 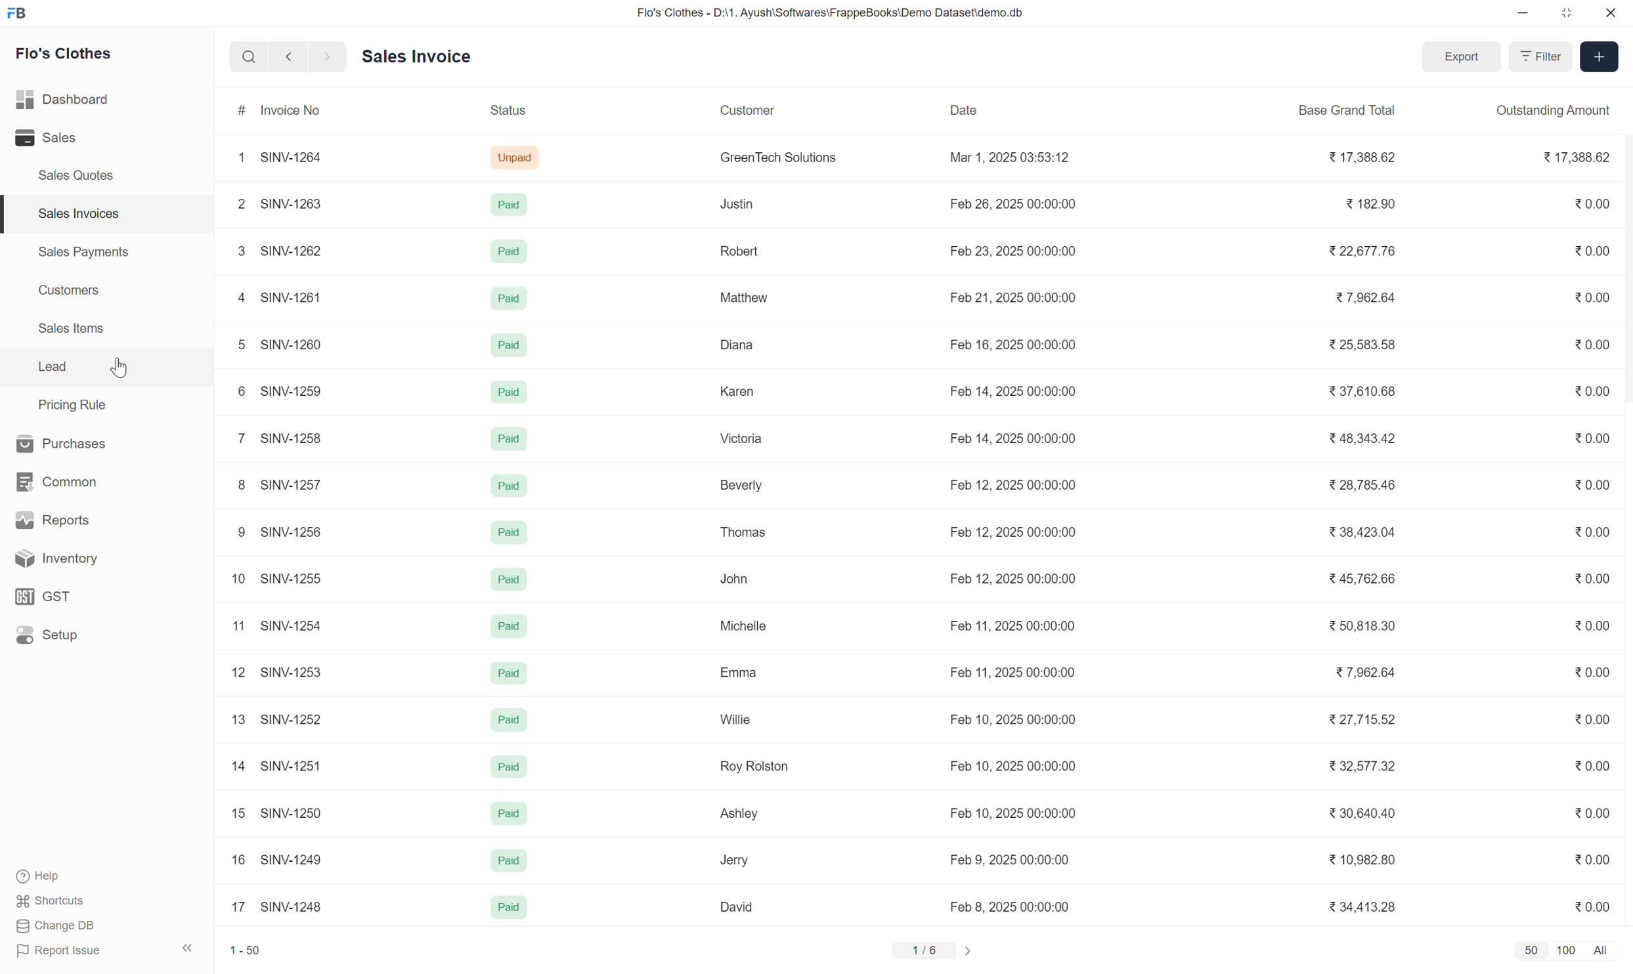 I want to click on 8, so click(x=238, y=486).